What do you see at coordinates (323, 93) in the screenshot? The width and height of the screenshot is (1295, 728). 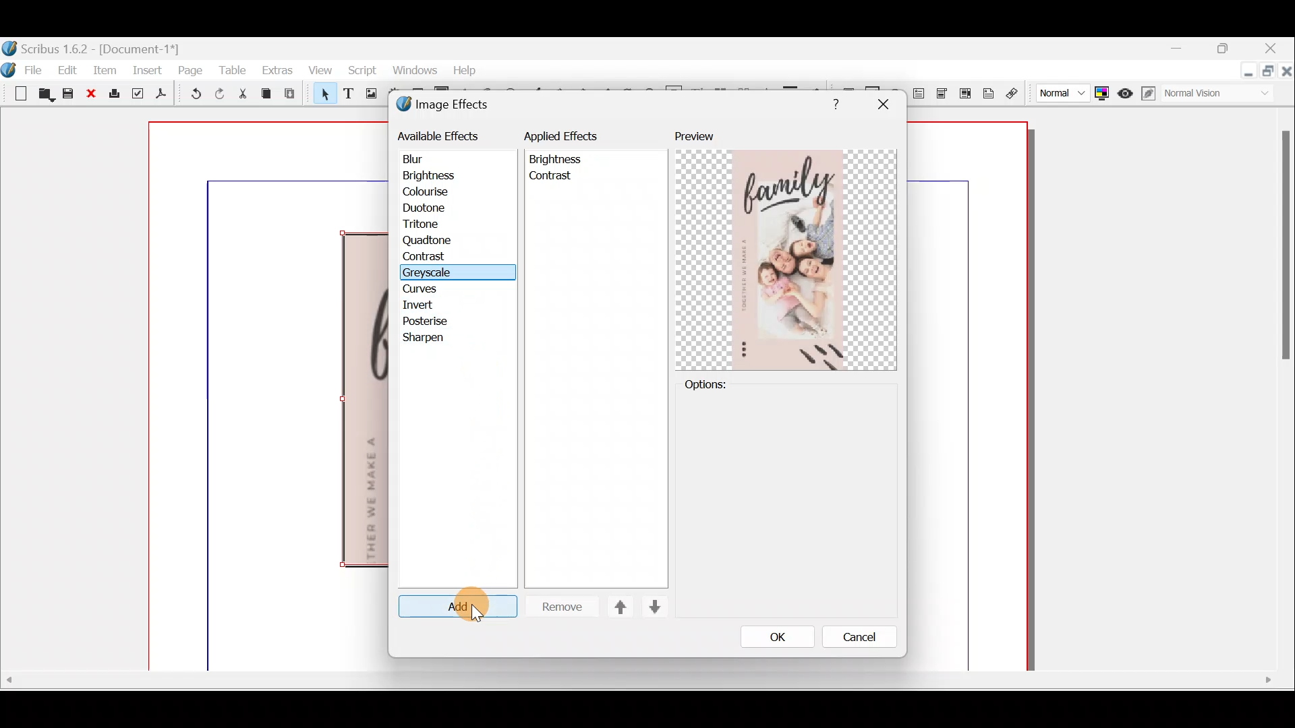 I see `Select item` at bounding box center [323, 93].